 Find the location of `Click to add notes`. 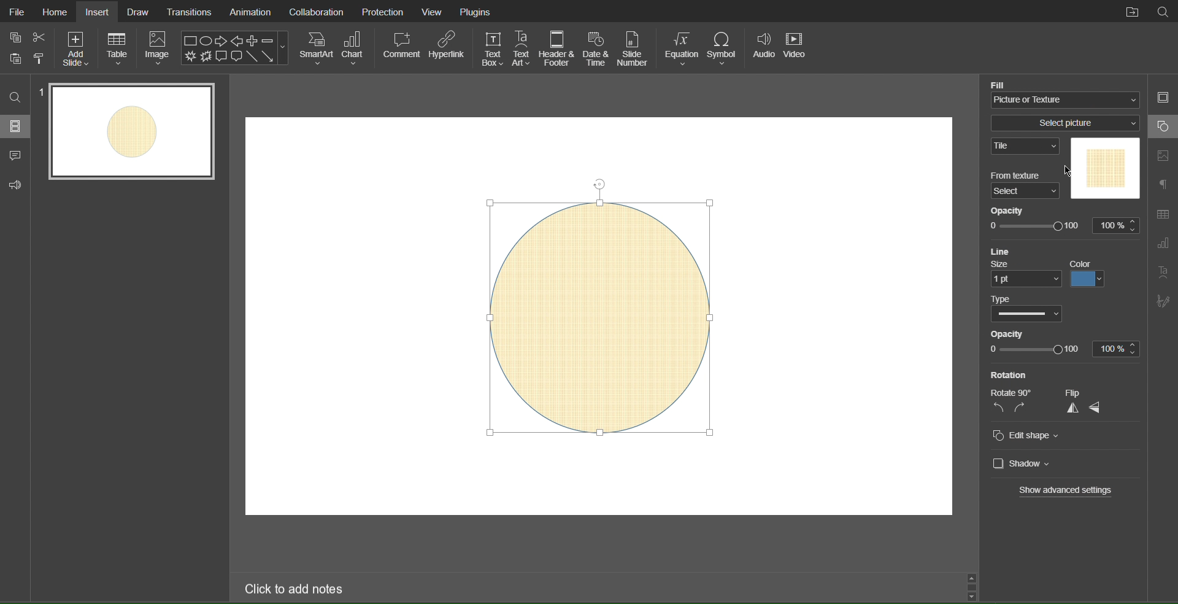

Click to add notes is located at coordinates (295, 588).